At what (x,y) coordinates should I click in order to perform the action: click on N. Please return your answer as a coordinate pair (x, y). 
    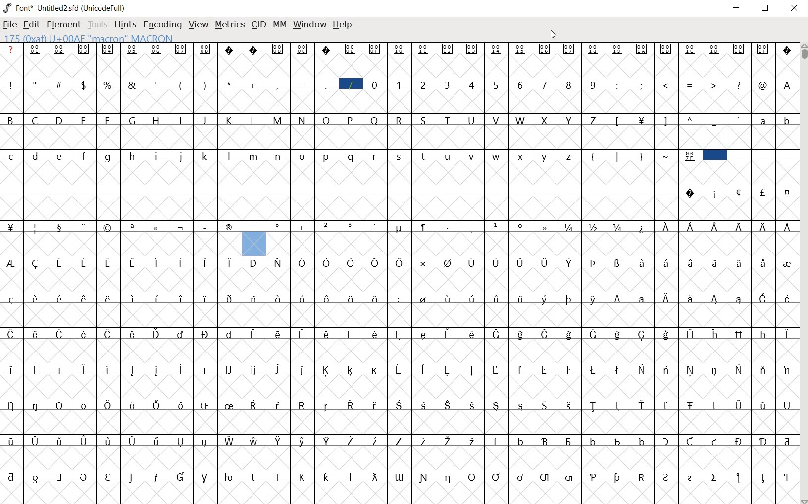
    Looking at the image, I should click on (303, 120).